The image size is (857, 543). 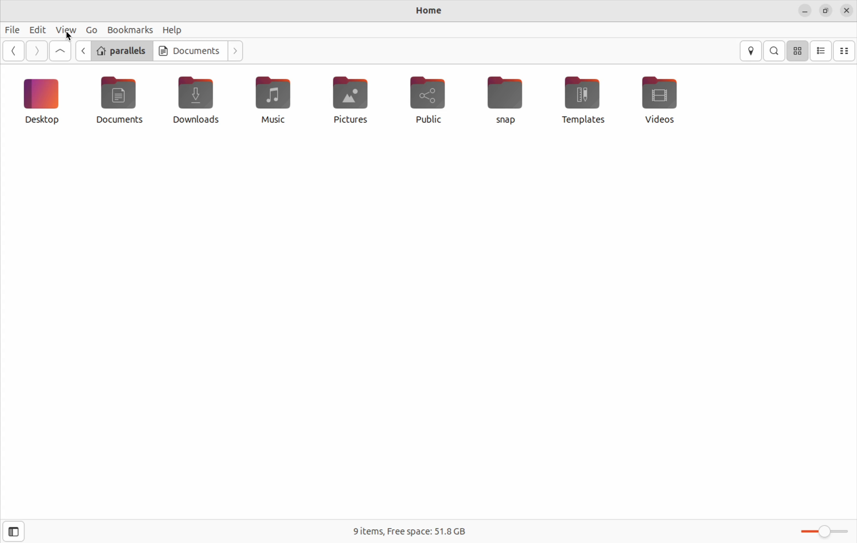 I want to click on pictures, so click(x=348, y=101).